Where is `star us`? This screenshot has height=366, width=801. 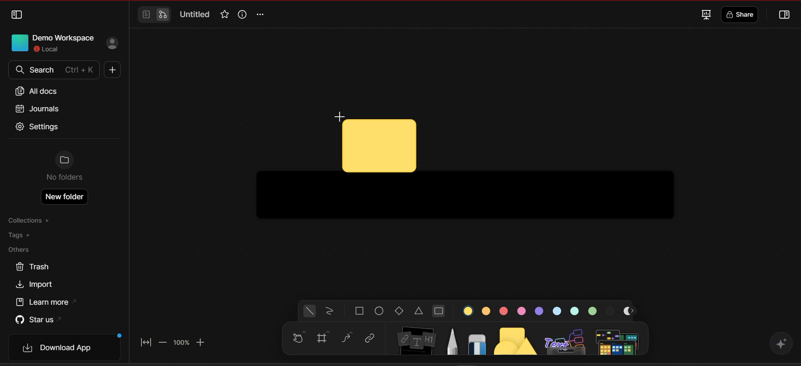
star us is located at coordinates (38, 319).